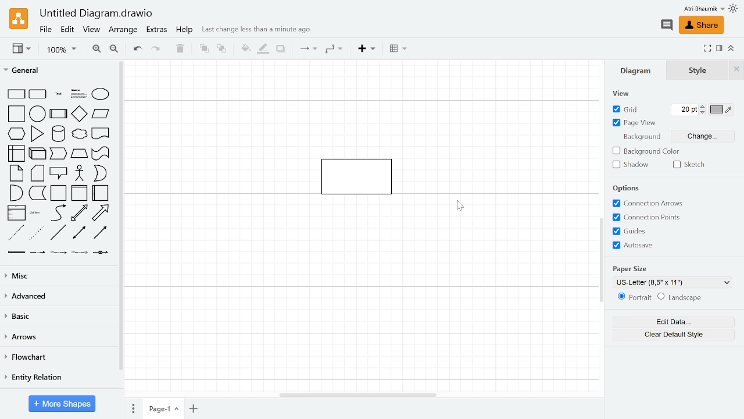 The width and height of the screenshot is (744, 419). I want to click on Autosave, so click(652, 246).